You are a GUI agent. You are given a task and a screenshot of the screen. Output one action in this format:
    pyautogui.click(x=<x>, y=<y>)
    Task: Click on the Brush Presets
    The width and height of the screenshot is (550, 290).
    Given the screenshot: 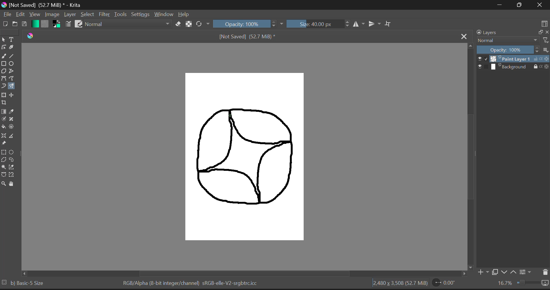 What is the action you would take?
    pyautogui.click(x=79, y=23)
    